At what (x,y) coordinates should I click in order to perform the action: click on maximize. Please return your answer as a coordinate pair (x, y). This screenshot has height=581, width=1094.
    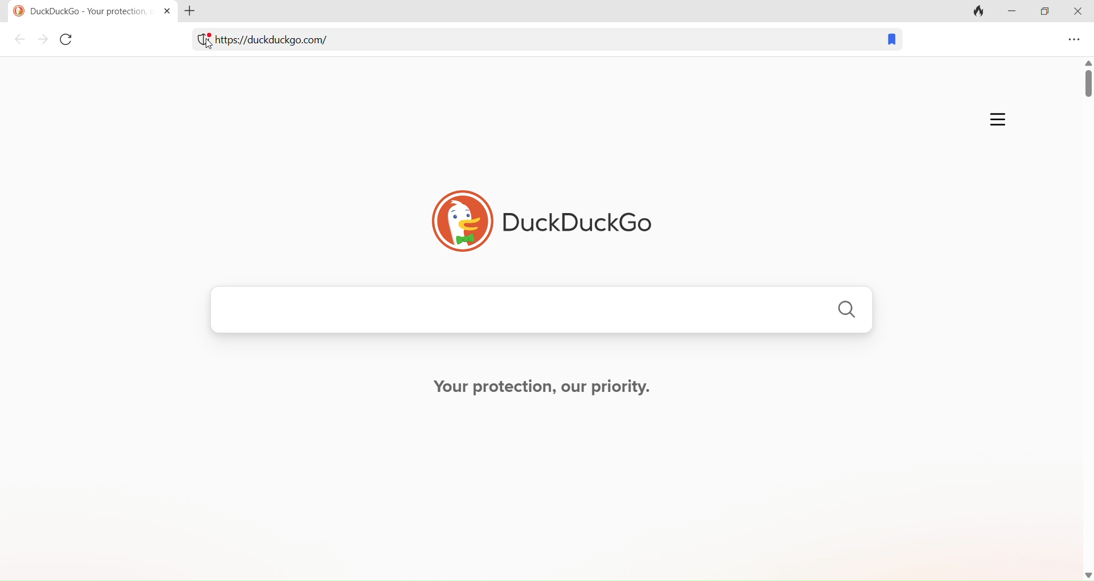
    Looking at the image, I should click on (1045, 14).